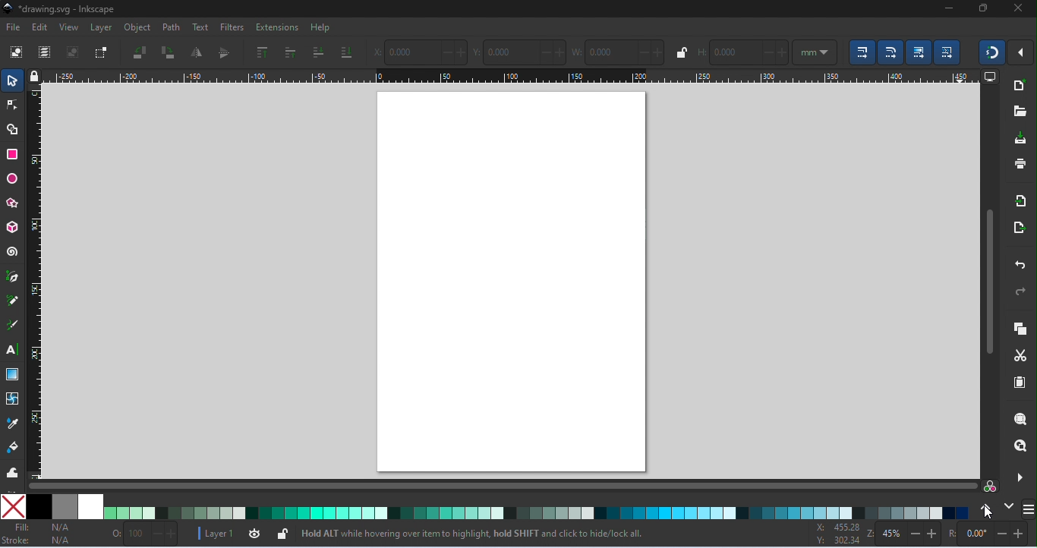  What do you see at coordinates (15, 302) in the screenshot?
I see `pencil` at bounding box center [15, 302].